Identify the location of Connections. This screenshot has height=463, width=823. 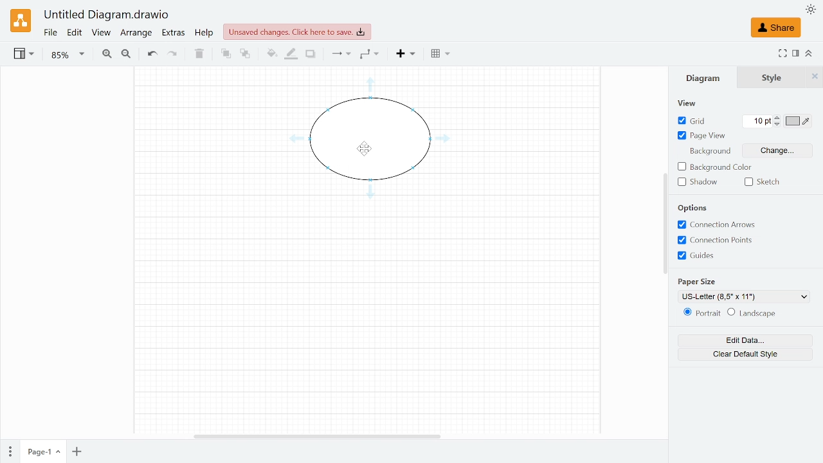
(340, 55).